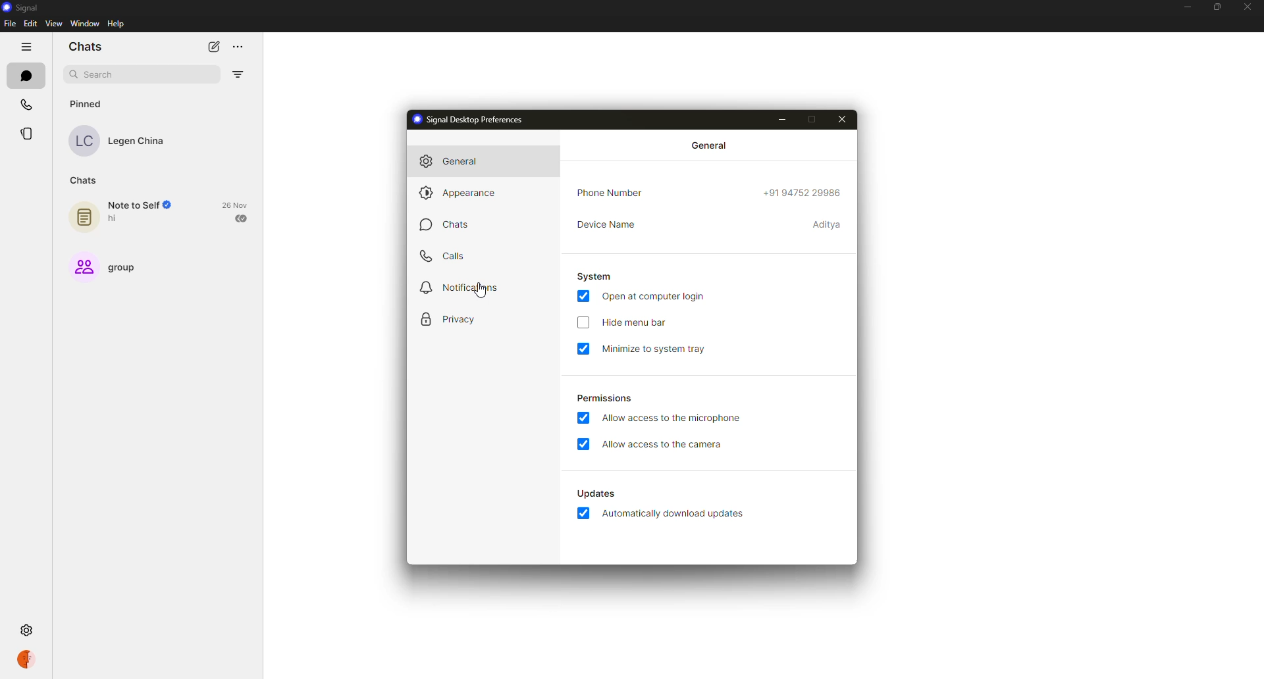  I want to click on allow access to microphone, so click(673, 418).